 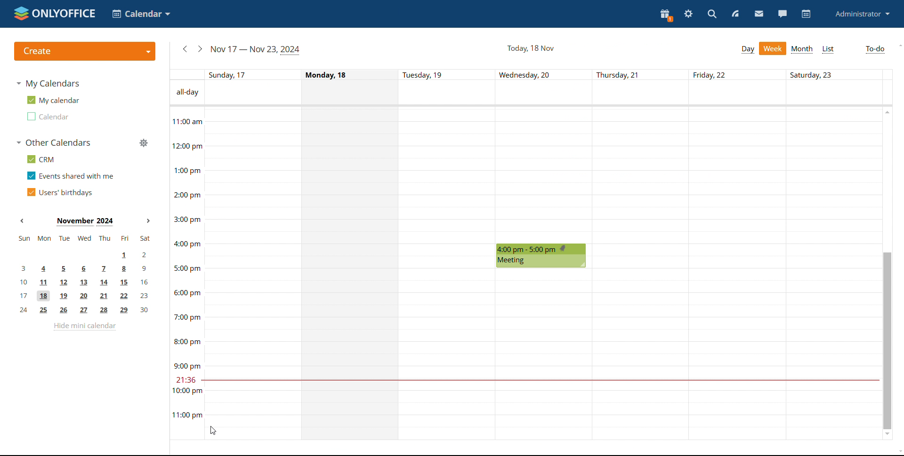 I want to click on feed, so click(x=737, y=14).